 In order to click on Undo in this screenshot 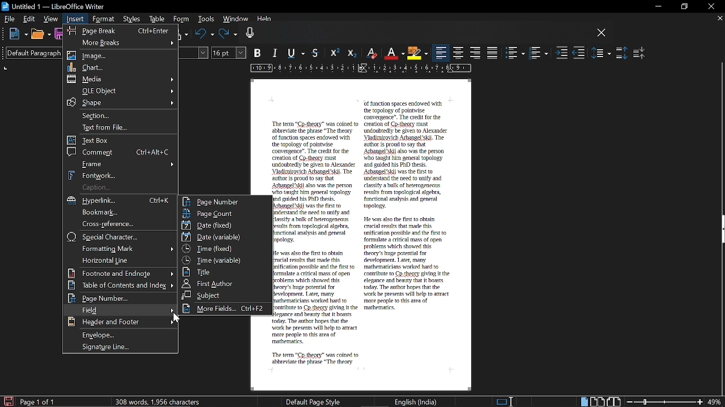, I will do `click(204, 34)`.